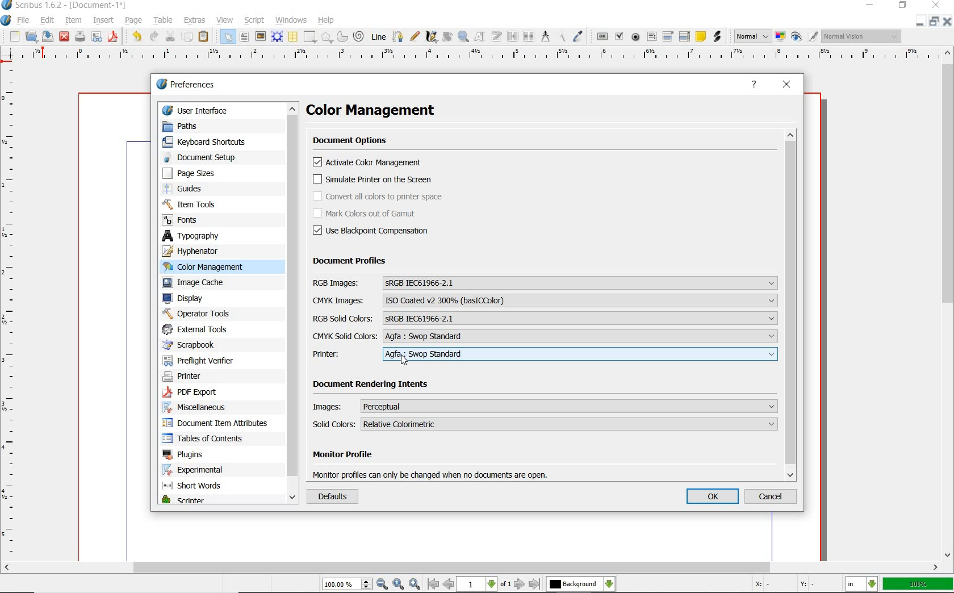 This screenshot has height=593, width=954. Describe the element at coordinates (920, 23) in the screenshot. I see `minimize` at that location.